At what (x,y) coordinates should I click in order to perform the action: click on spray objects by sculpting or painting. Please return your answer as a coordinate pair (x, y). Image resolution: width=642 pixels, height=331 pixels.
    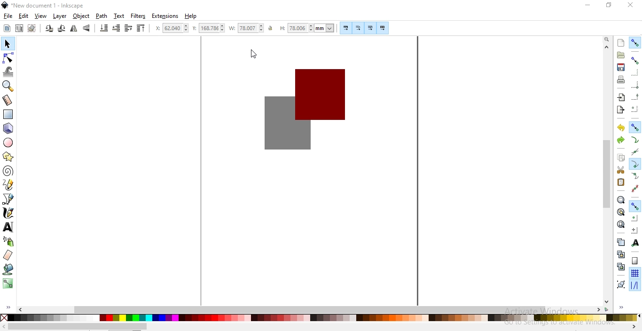
    Looking at the image, I should click on (8, 241).